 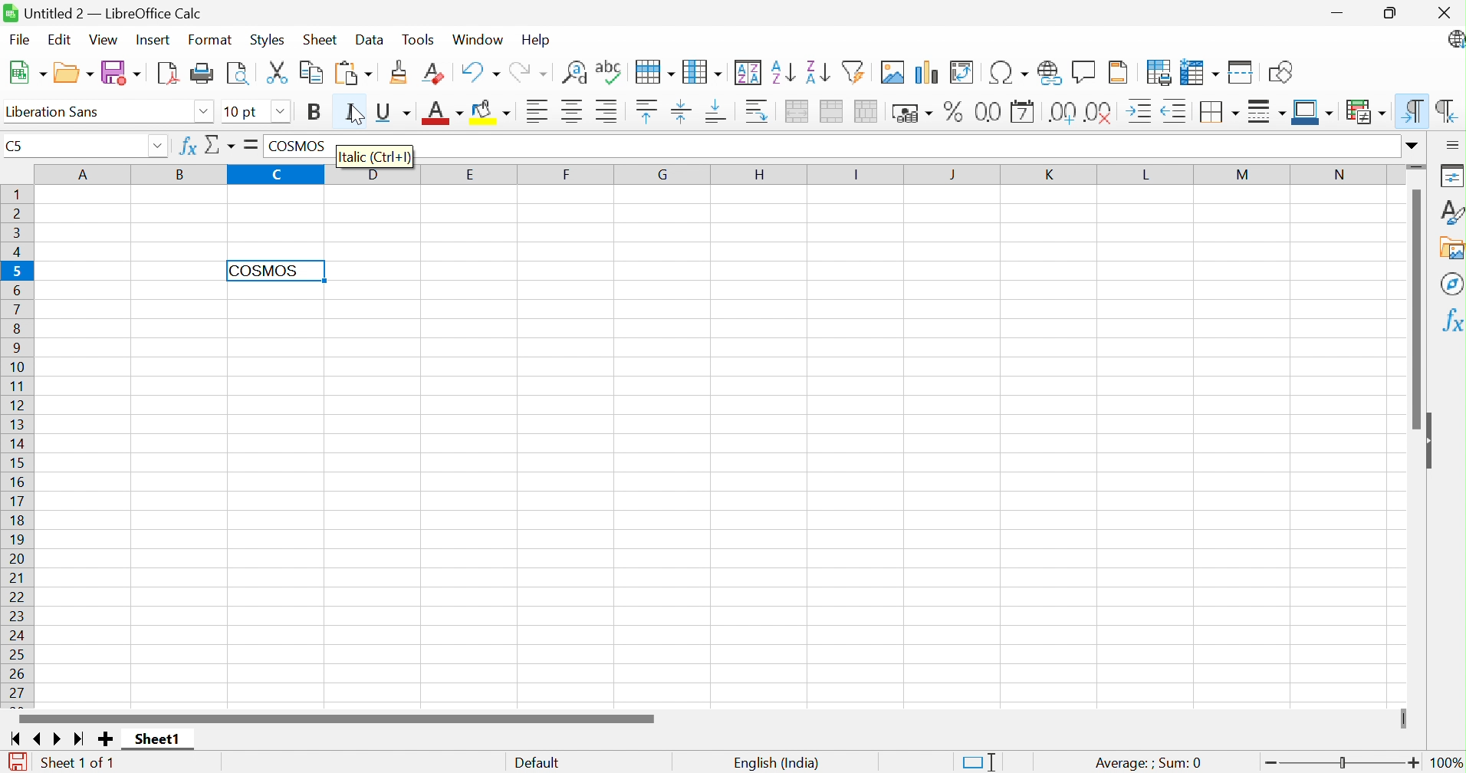 I want to click on Delete decimal place, so click(x=1099, y=112).